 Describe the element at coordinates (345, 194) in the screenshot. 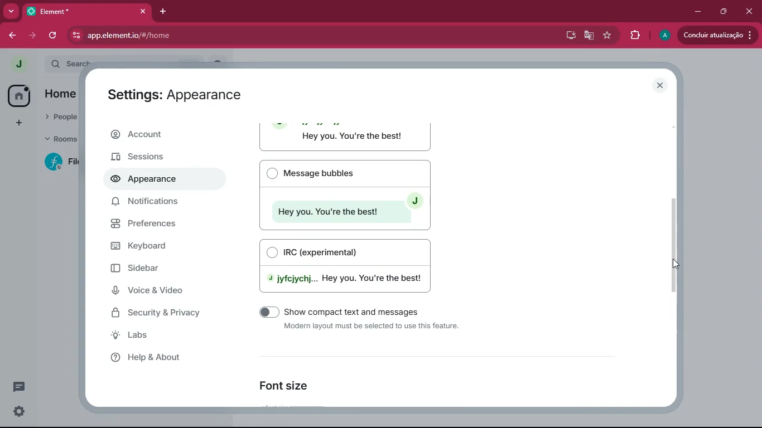

I see `Message bubbles` at that location.